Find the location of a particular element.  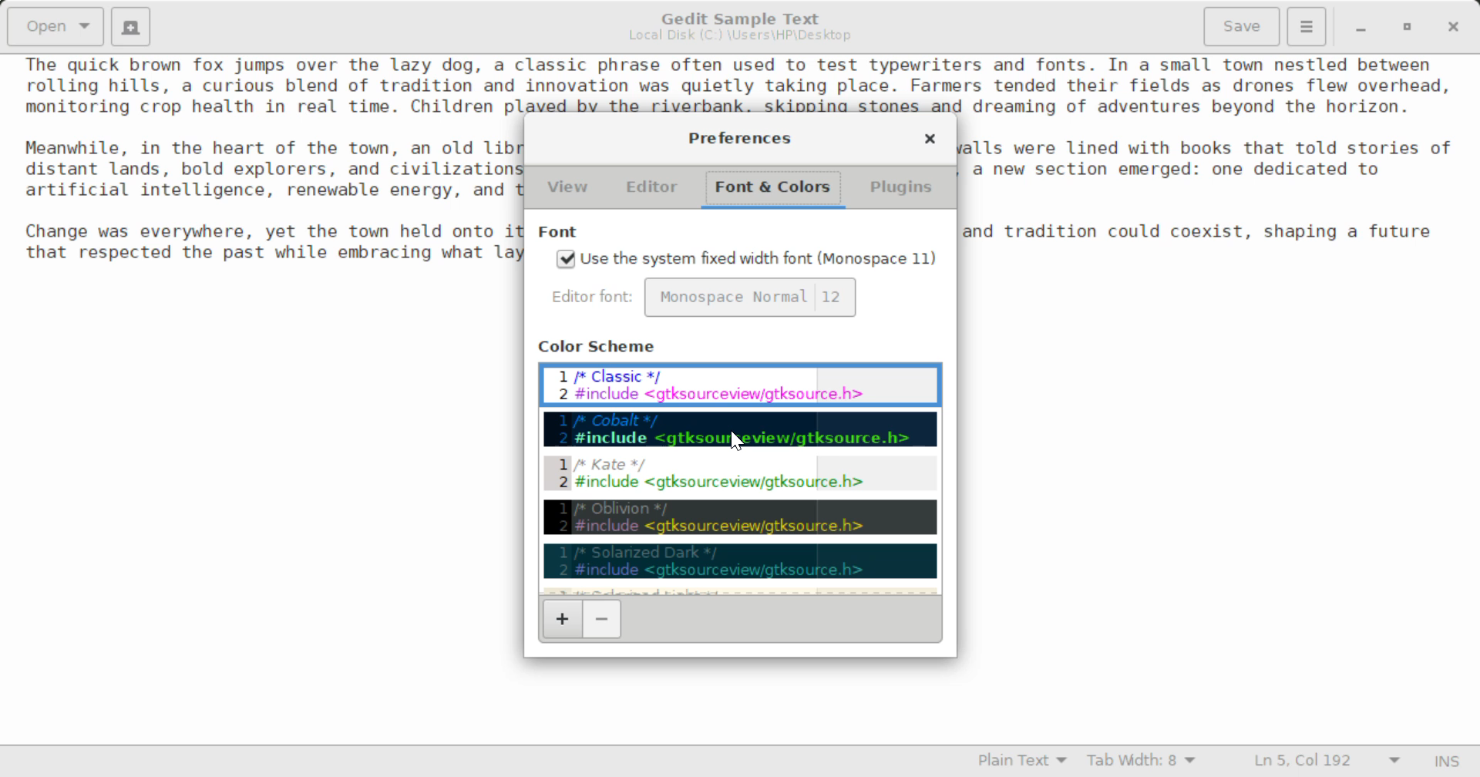

Classic Scheme is located at coordinates (740, 384).